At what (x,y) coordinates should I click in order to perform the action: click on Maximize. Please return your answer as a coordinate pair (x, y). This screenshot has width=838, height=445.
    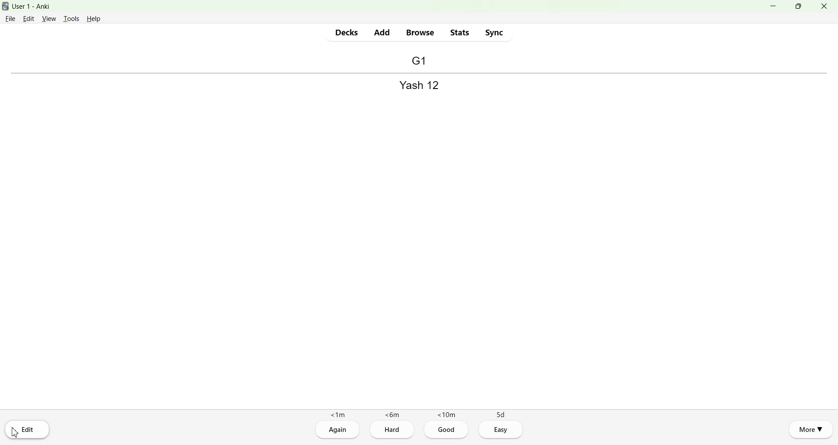
    Looking at the image, I should click on (798, 6).